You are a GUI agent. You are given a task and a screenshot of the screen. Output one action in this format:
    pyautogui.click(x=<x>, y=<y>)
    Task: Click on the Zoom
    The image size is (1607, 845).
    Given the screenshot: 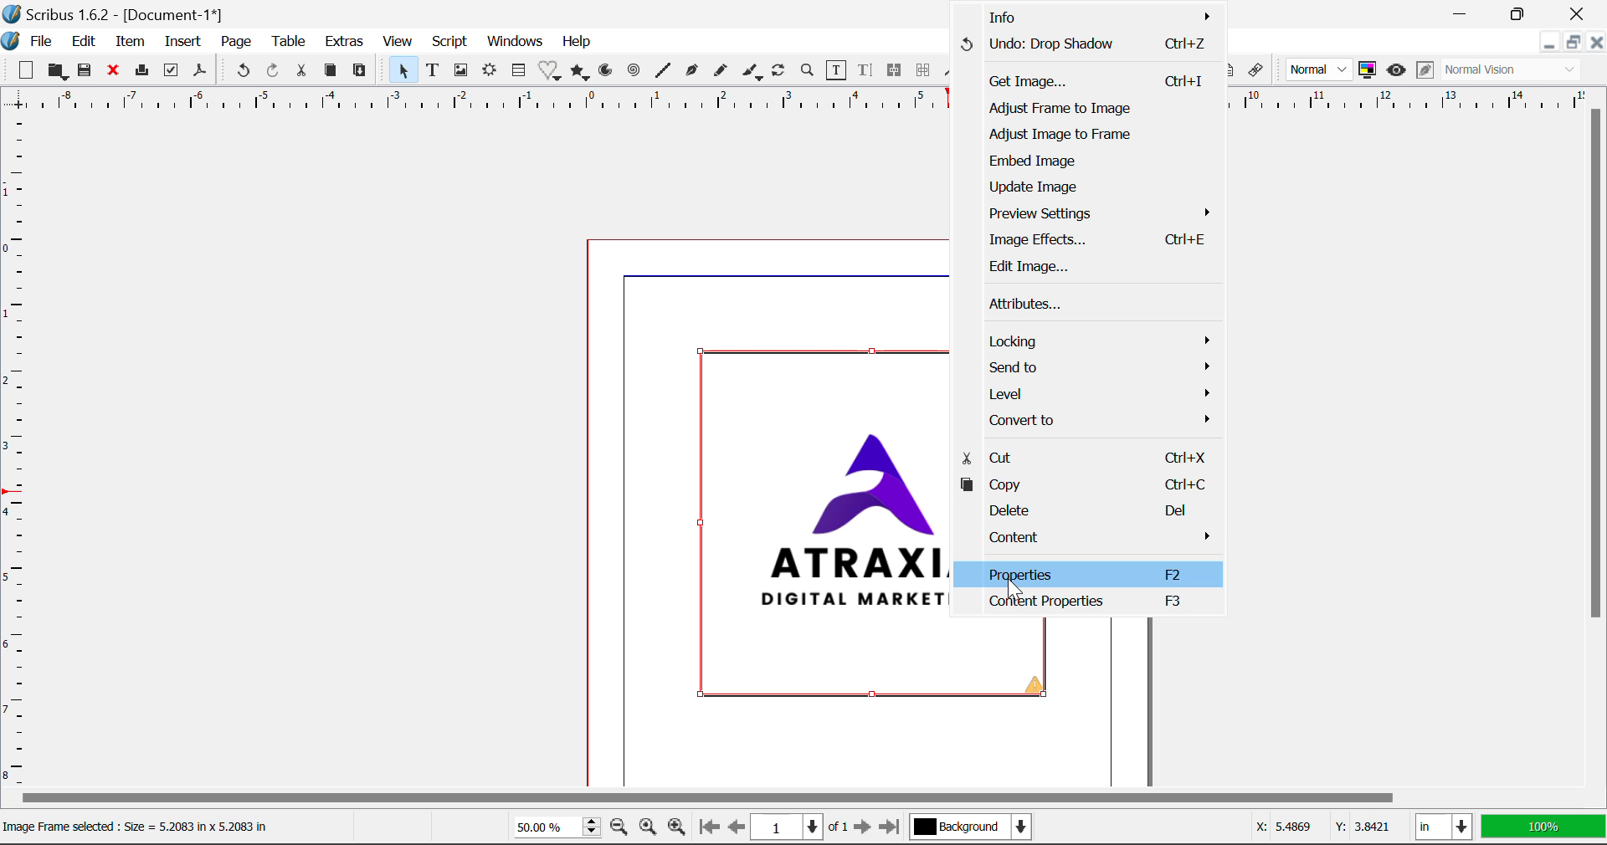 What is the action you would take?
    pyautogui.click(x=809, y=73)
    